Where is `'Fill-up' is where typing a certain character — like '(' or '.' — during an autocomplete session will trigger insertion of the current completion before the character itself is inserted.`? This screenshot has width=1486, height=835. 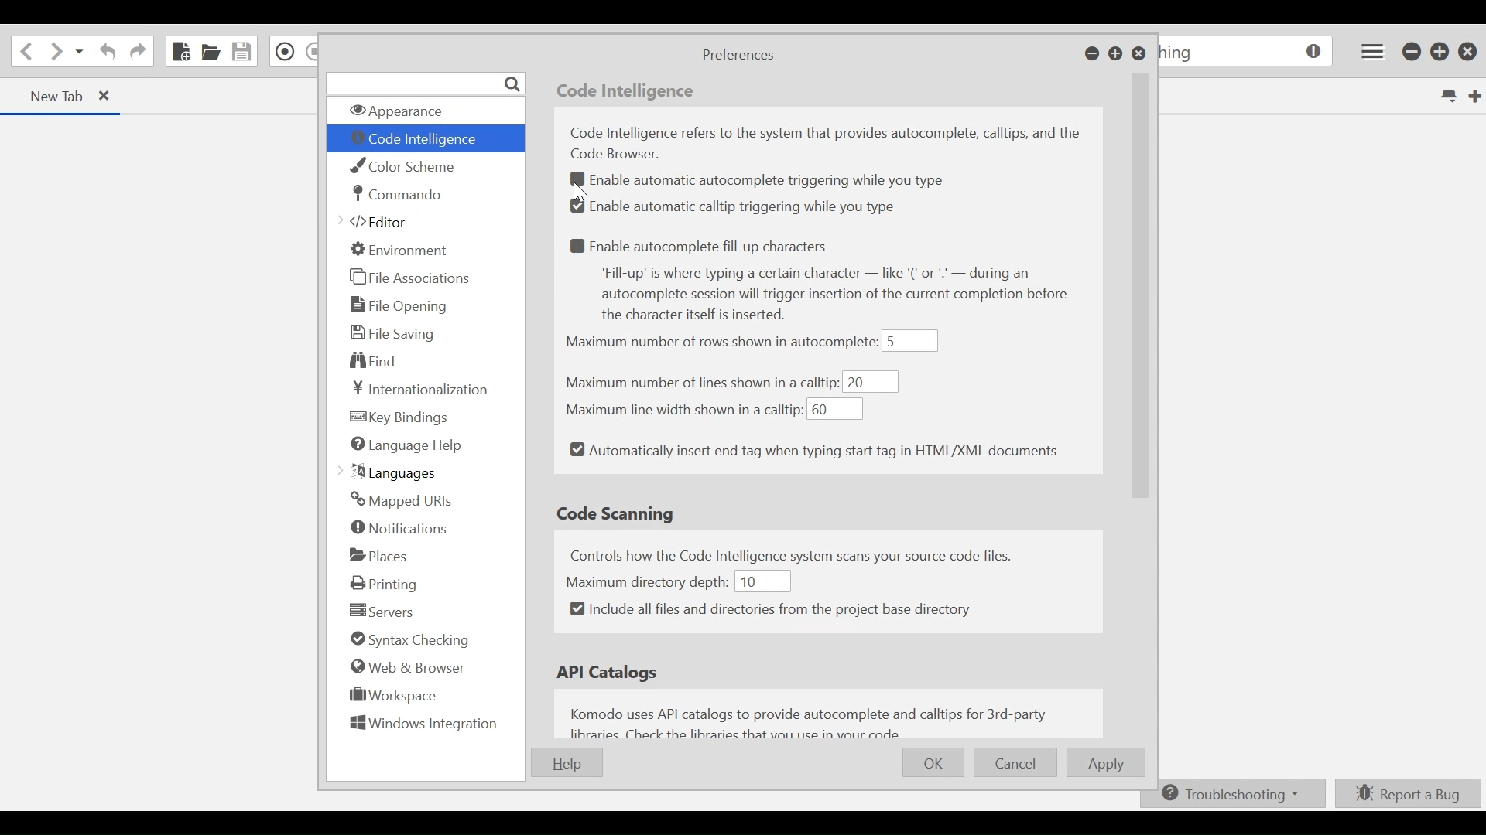
'Fill-up' is where typing a certain character — like '(' or '.' — during an autocomplete session will trigger insertion of the current completion before the character itself is inserted. is located at coordinates (843, 295).